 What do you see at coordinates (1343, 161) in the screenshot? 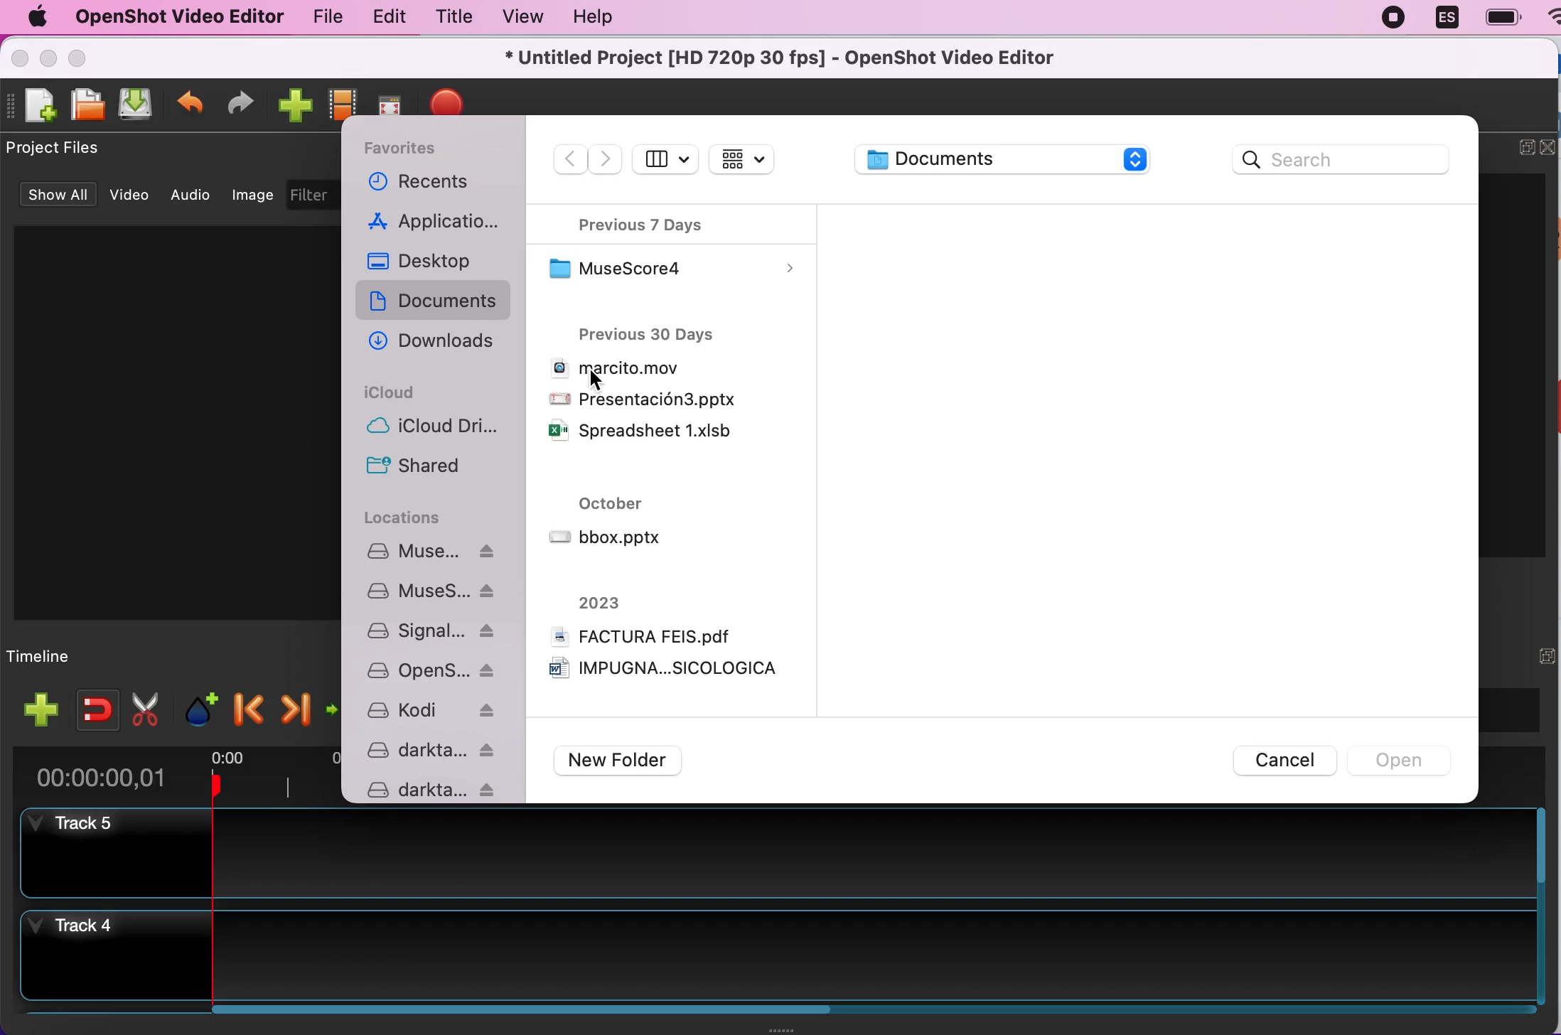
I see `search` at bounding box center [1343, 161].